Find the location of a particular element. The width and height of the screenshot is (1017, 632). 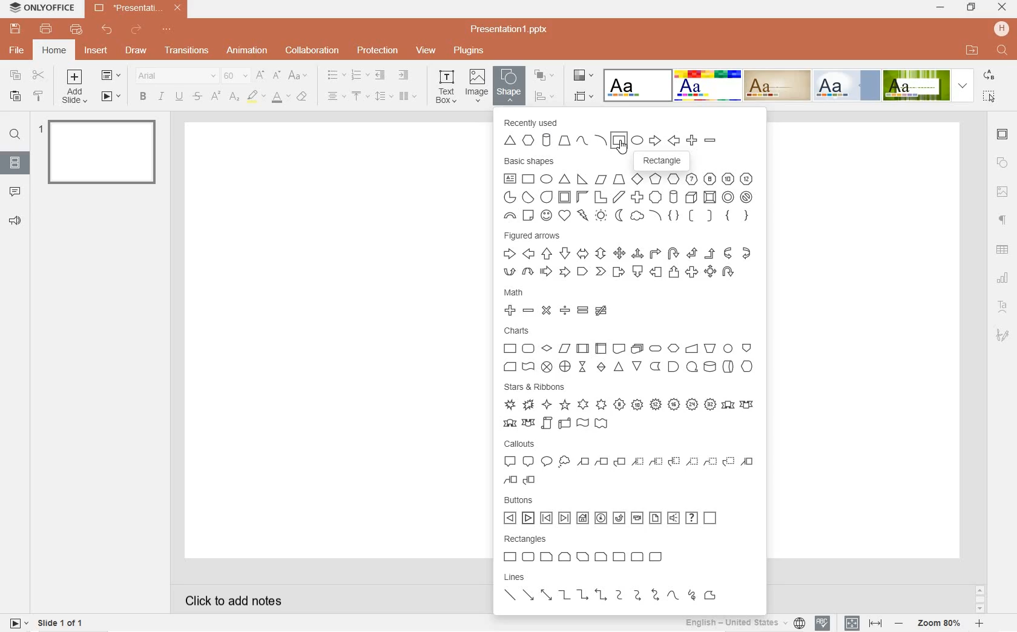

rectangles is located at coordinates (522, 539).